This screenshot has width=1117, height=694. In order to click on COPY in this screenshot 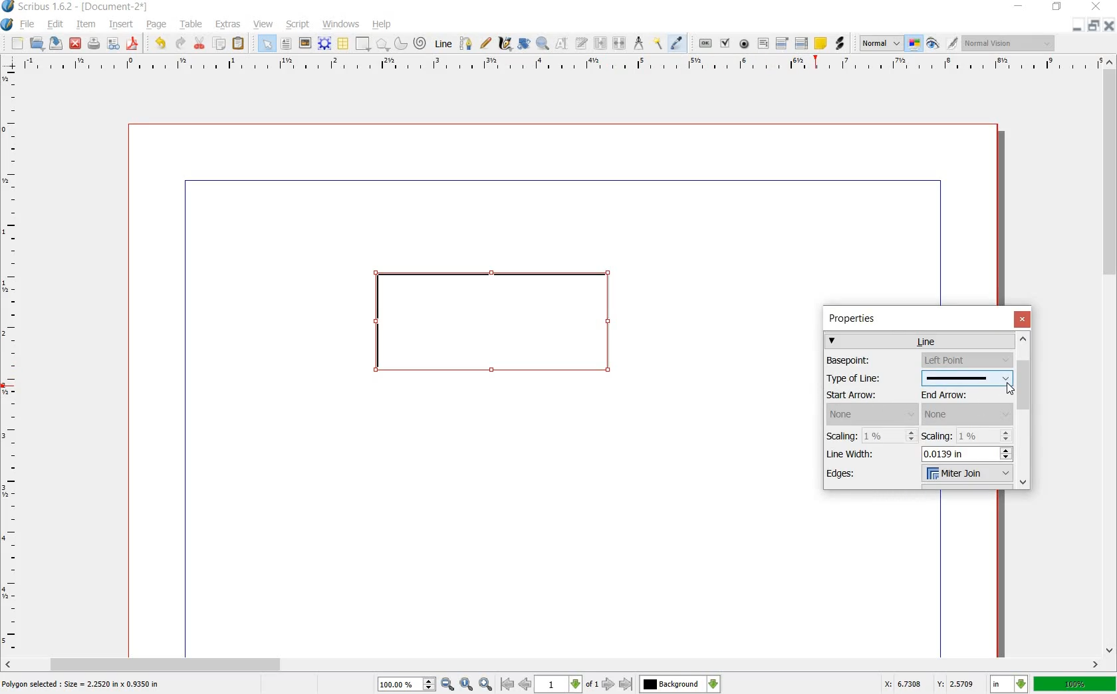, I will do `click(221, 44)`.